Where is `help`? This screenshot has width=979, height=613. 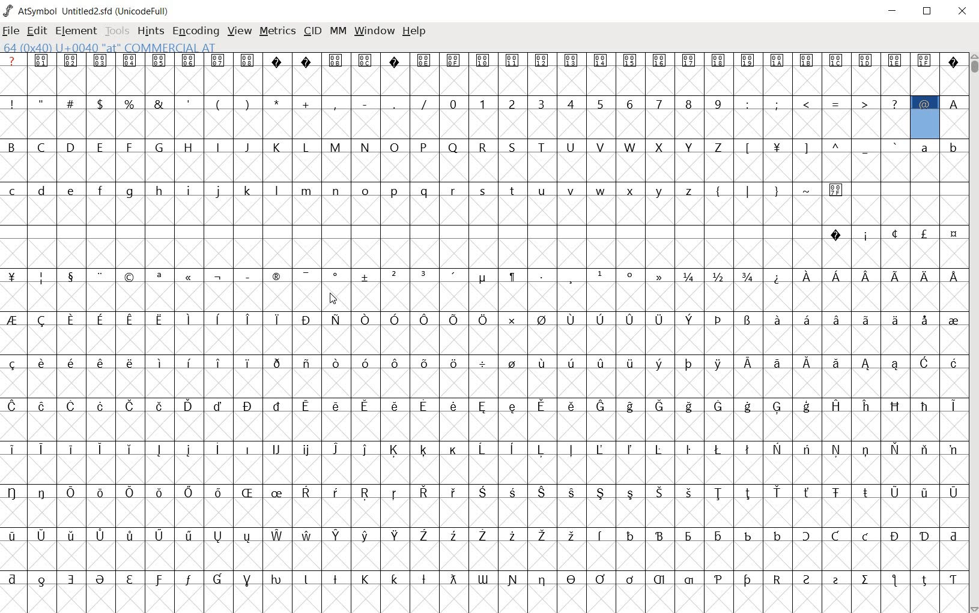
help is located at coordinates (416, 32).